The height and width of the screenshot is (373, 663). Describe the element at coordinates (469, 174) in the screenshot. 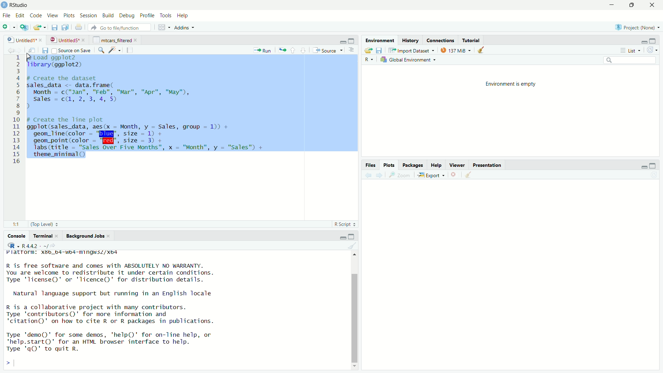

I see `clear all plots` at that location.